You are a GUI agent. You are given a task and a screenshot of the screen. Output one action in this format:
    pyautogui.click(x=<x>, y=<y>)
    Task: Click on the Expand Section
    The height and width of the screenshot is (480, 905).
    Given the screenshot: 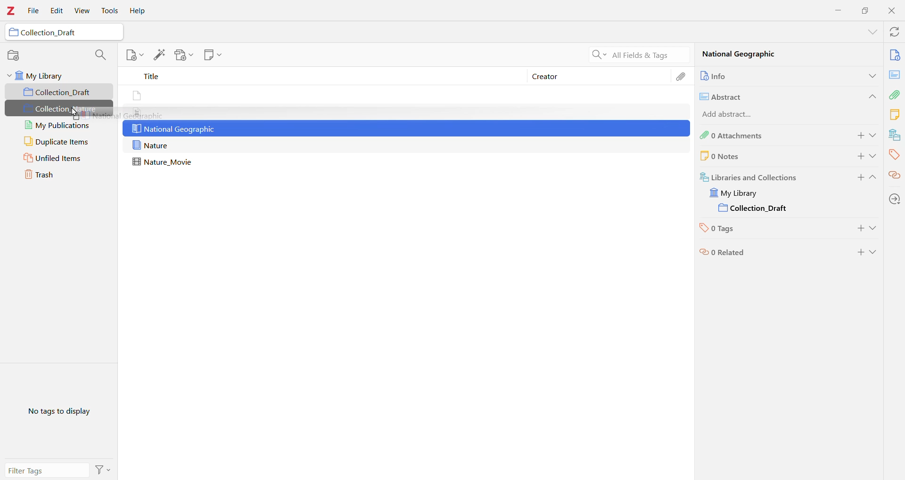 What is the action you would take?
    pyautogui.click(x=874, y=252)
    